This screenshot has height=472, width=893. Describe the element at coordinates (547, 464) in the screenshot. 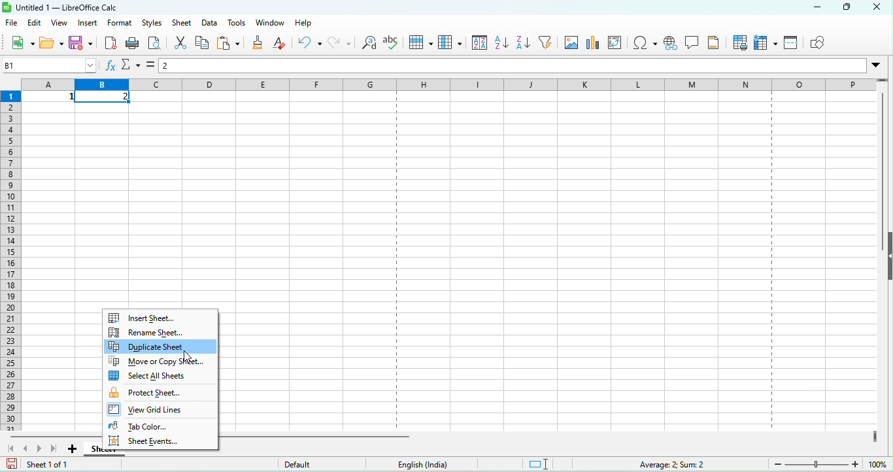

I see `standard selection` at that location.